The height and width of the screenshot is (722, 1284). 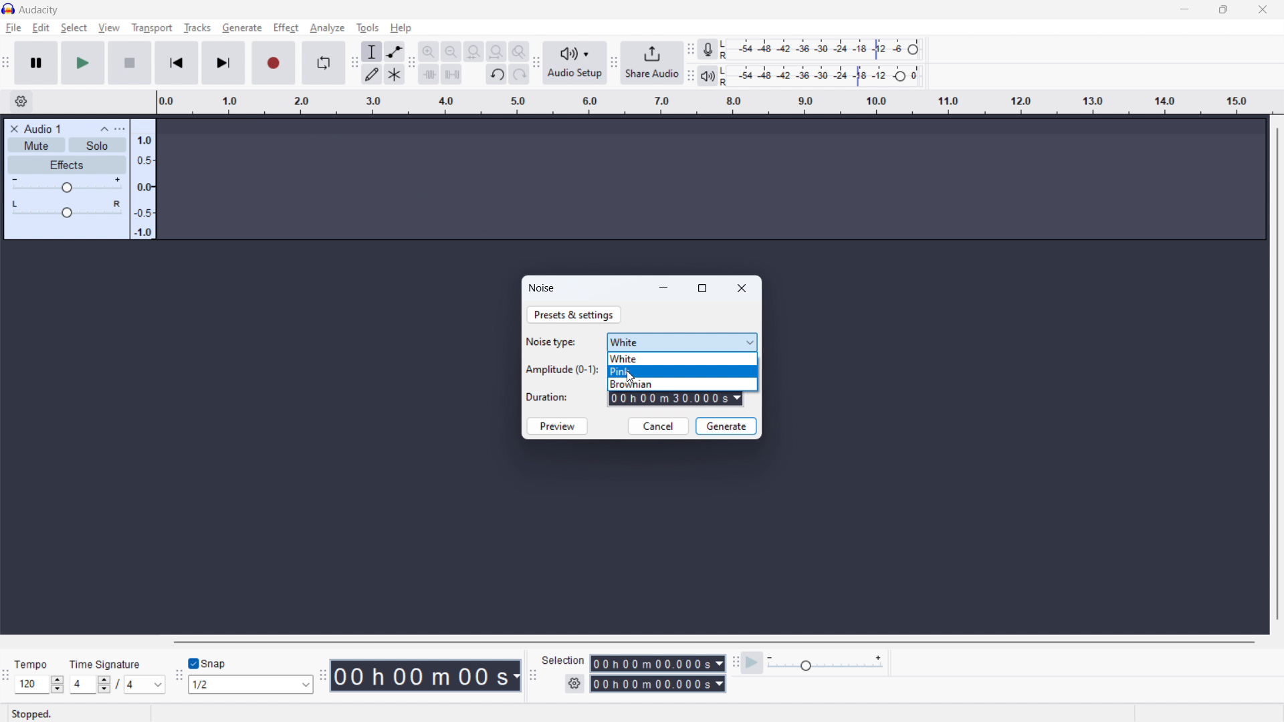 What do you see at coordinates (20, 102) in the screenshot?
I see `timeline settings` at bounding box center [20, 102].